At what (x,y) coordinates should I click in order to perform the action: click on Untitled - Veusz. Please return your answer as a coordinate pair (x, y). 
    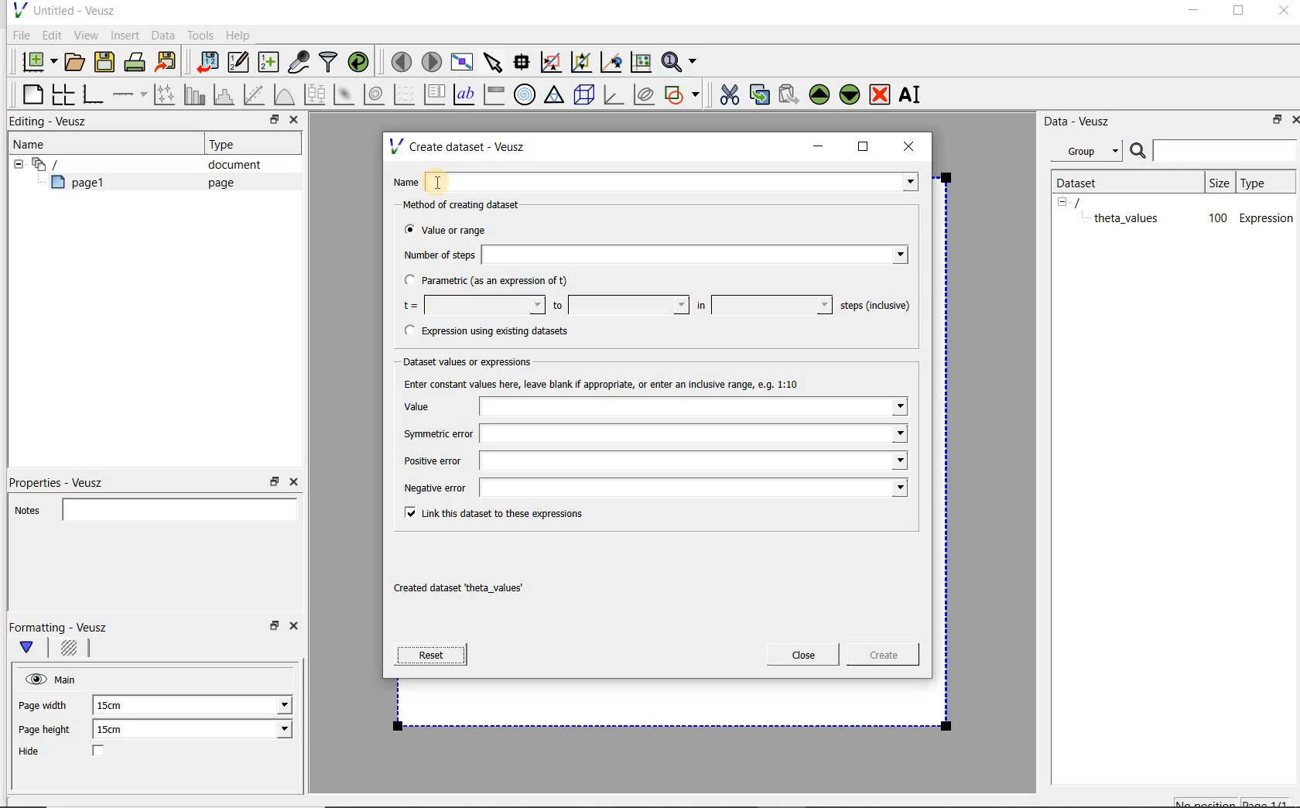
    Looking at the image, I should click on (63, 9).